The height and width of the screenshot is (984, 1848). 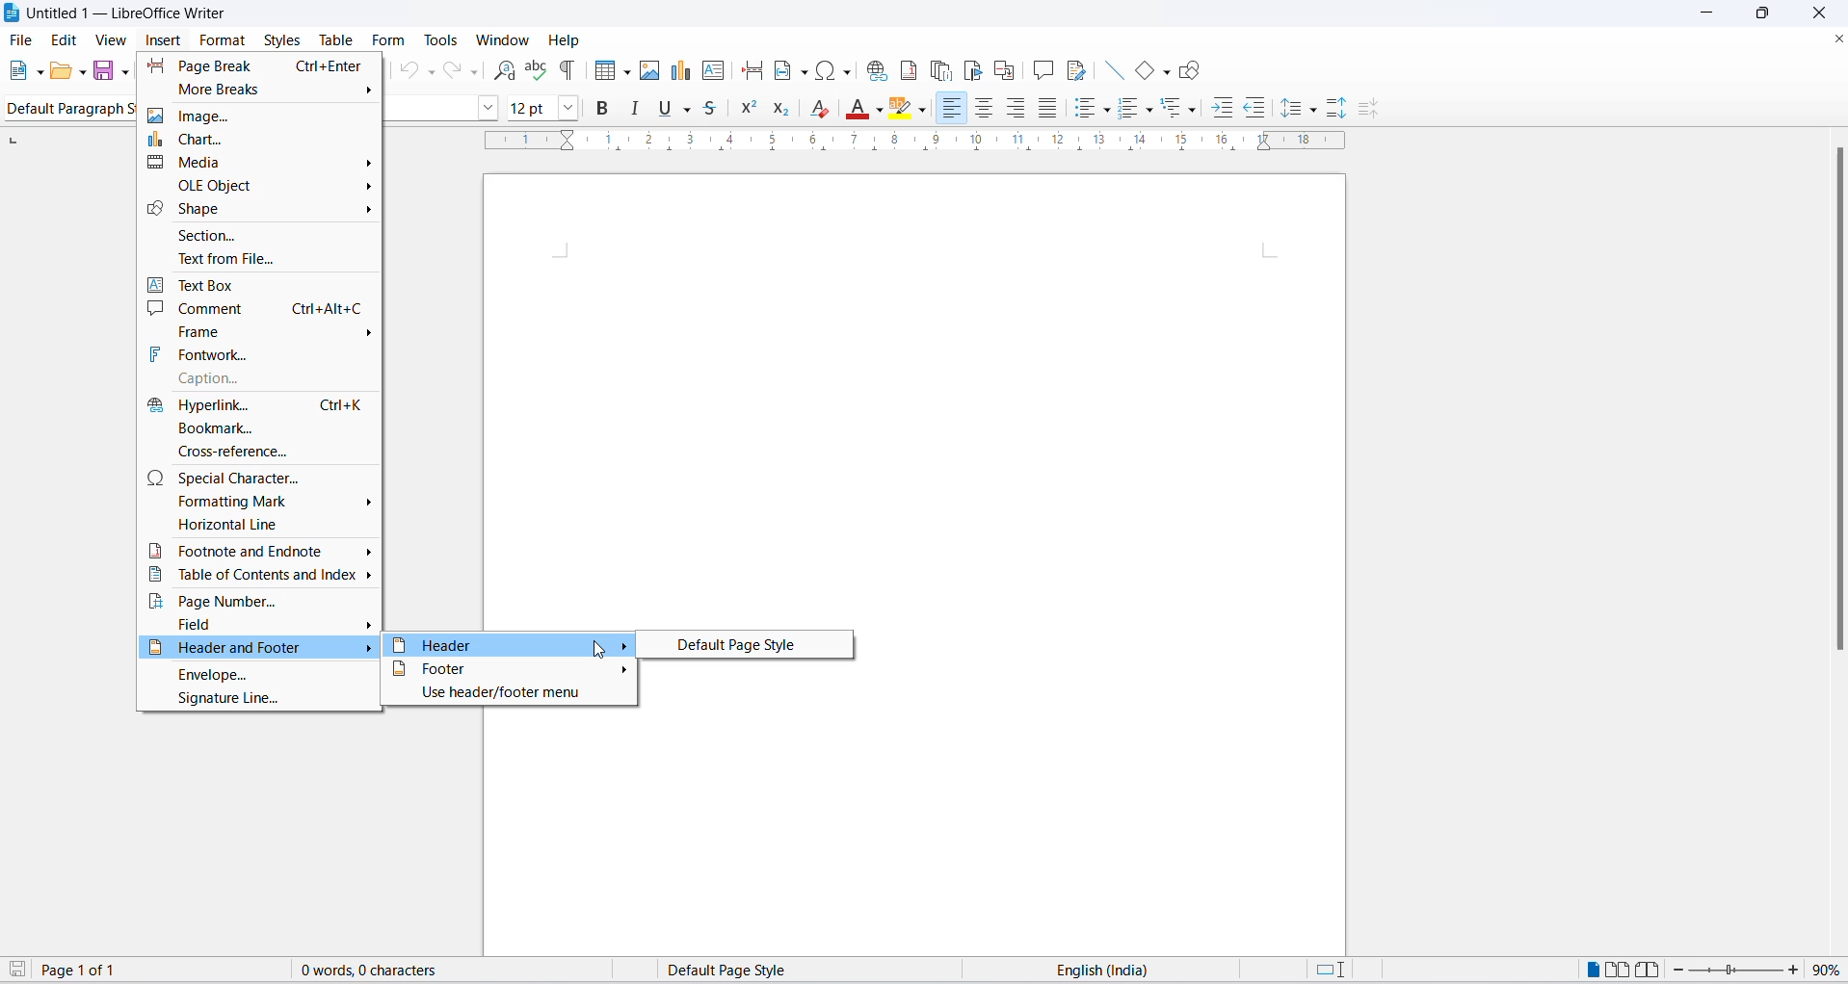 What do you see at coordinates (824, 108) in the screenshot?
I see `clear direct formatting` at bounding box center [824, 108].